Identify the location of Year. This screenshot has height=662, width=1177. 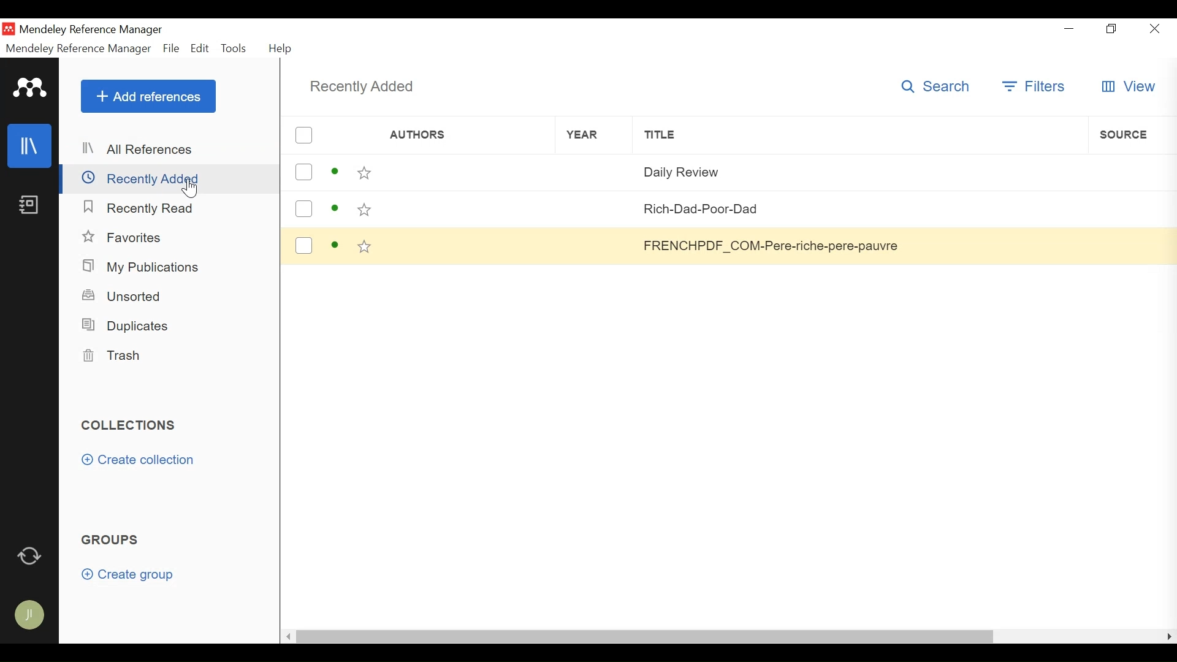
(576, 175).